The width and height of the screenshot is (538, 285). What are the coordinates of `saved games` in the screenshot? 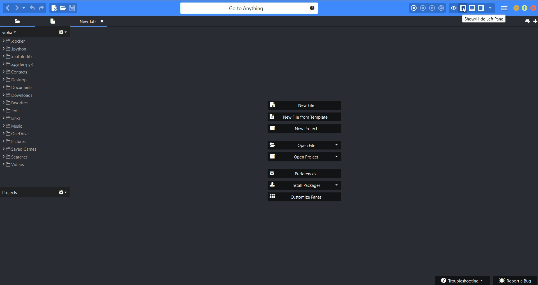 It's located at (19, 149).